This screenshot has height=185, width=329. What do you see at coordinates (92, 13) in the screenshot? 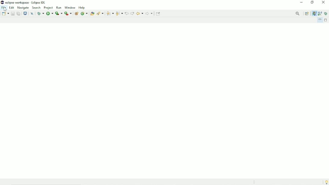
I see `Open type` at bounding box center [92, 13].